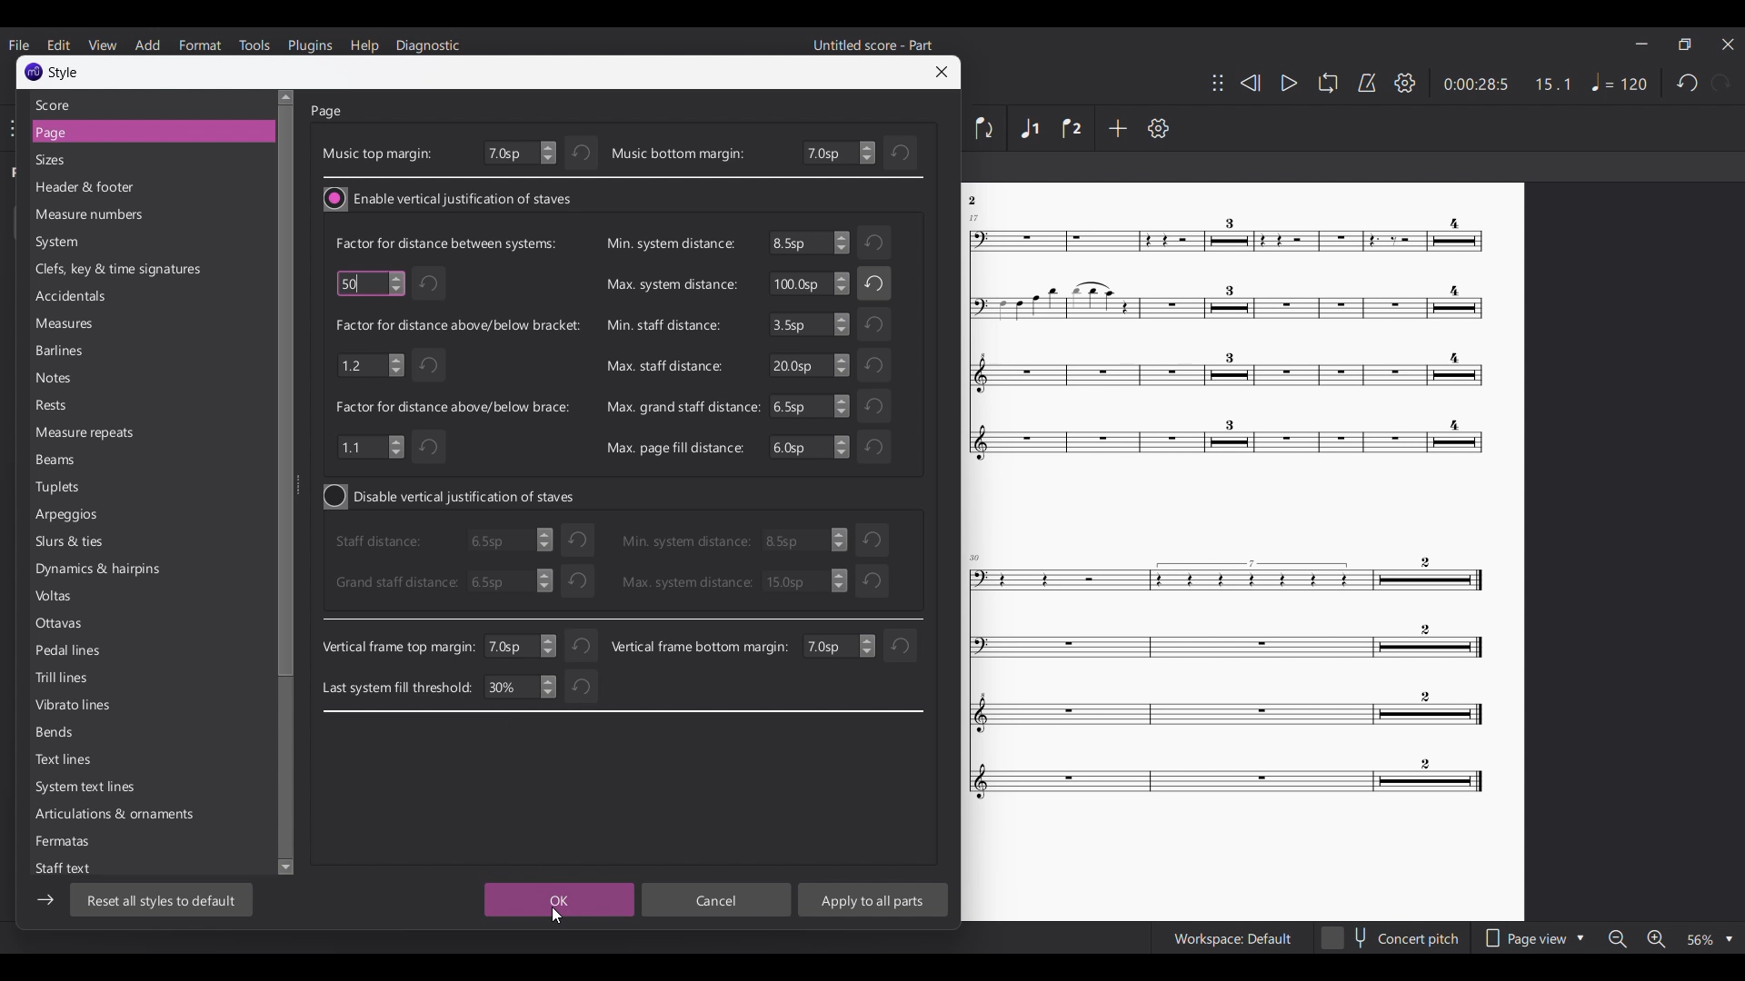 This screenshot has height=981, width=1745. Describe the element at coordinates (95, 651) in the screenshot. I see `Pedal lines` at that location.